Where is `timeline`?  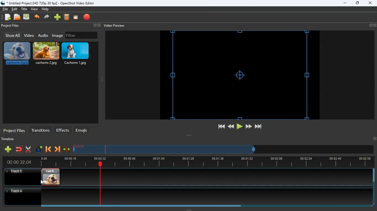 timeline is located at coordinates (165, 151).